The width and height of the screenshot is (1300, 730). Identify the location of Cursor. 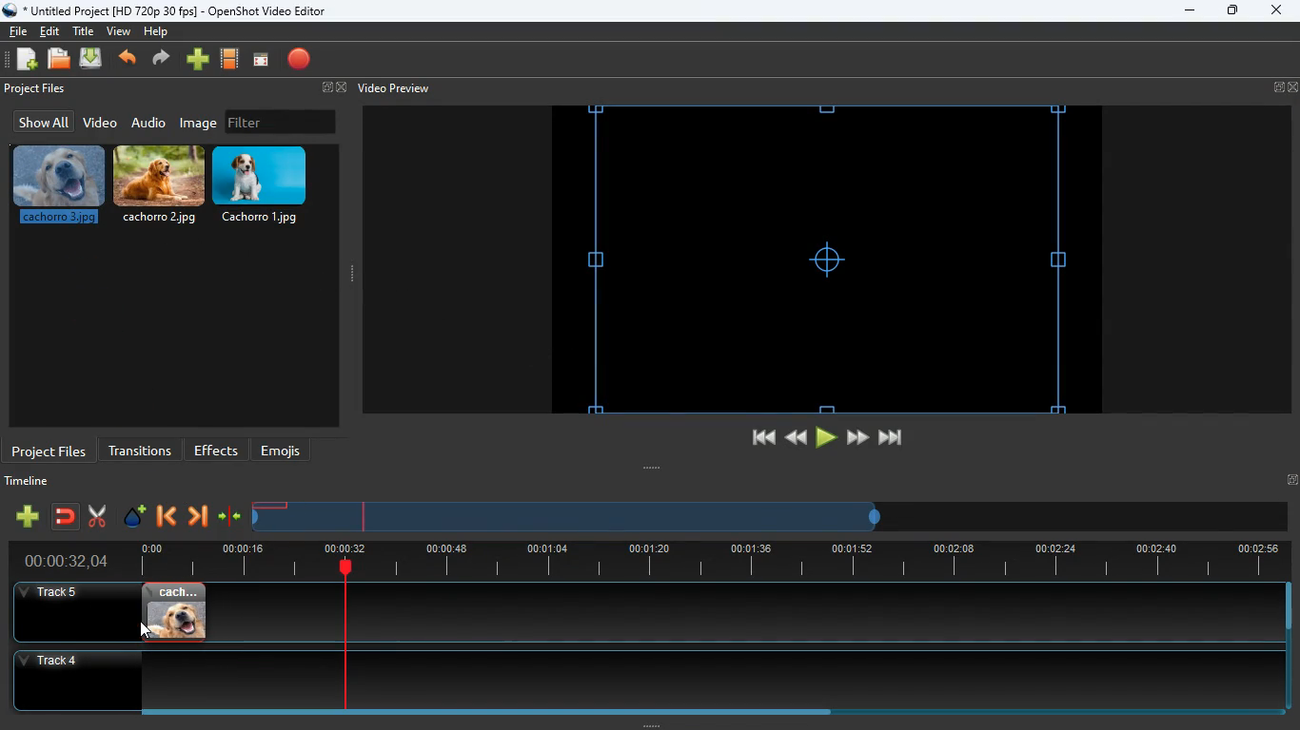
(147, 630).